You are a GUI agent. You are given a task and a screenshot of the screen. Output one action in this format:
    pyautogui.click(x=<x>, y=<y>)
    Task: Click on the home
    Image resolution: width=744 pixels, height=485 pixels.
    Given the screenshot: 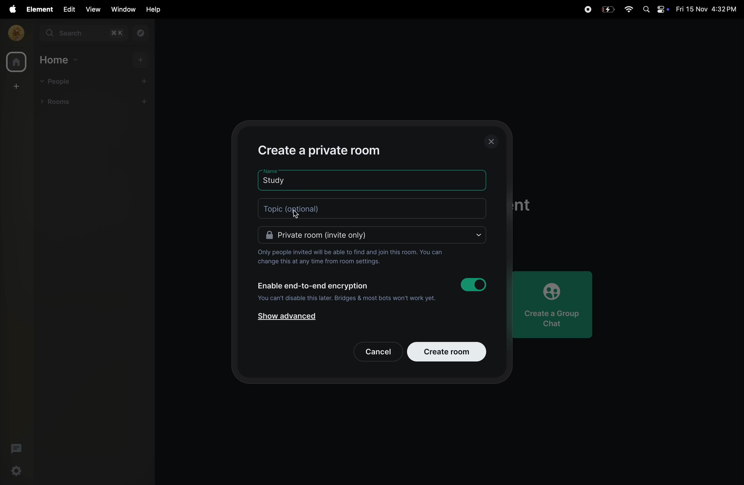 What is the action you would take?
    pyautogui.click(x=59, y=60)
    